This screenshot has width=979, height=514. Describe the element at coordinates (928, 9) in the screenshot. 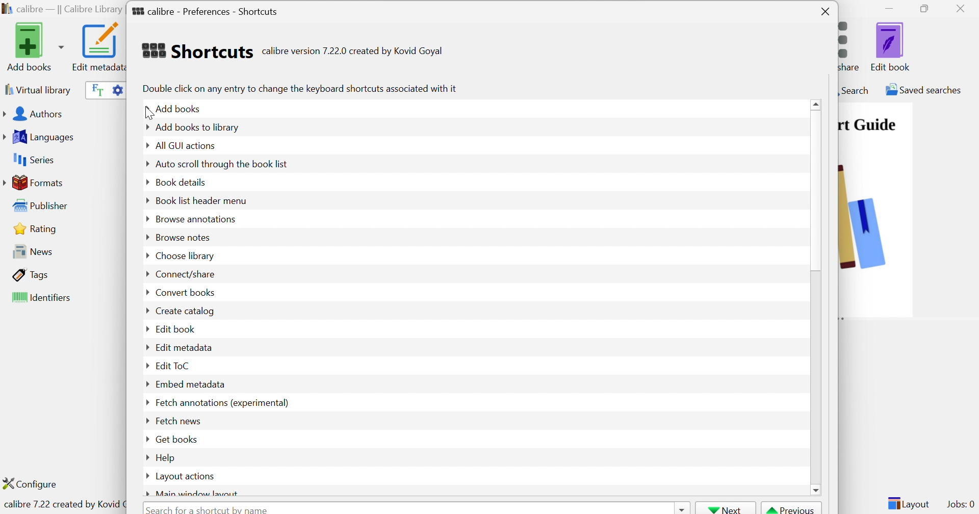

I see `Restore Down` at that location.